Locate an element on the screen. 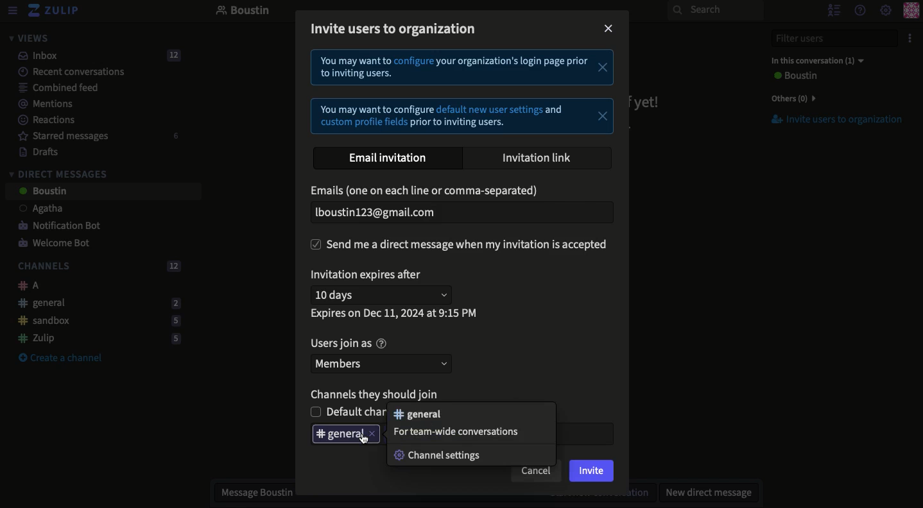  Inbox is located at coordinates (94, 56).